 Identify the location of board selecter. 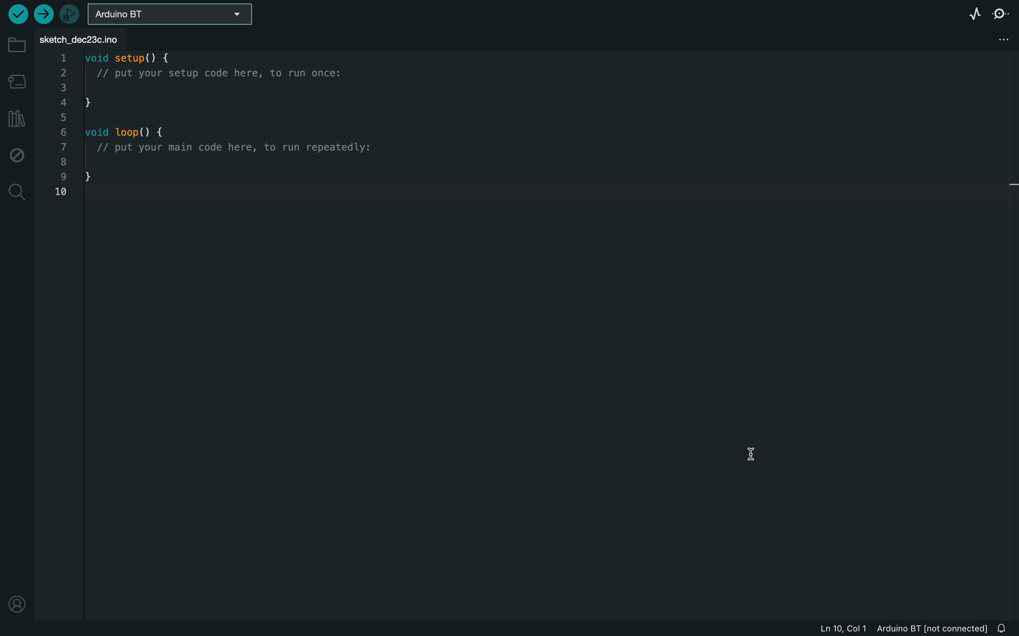
(167, 16).